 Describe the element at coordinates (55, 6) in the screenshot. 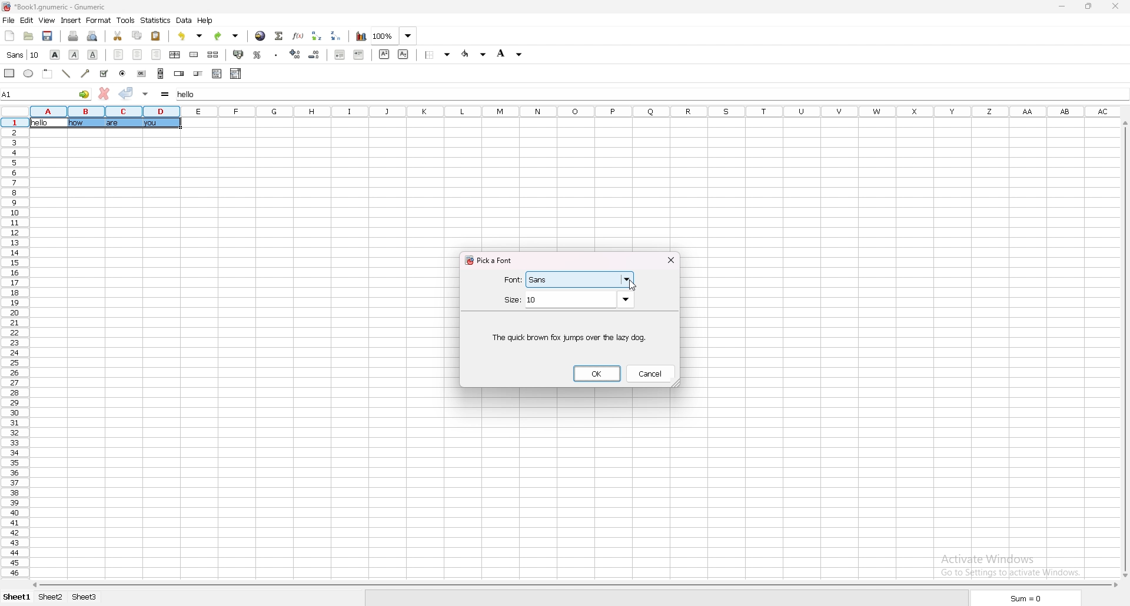

I see `file name` at that location.